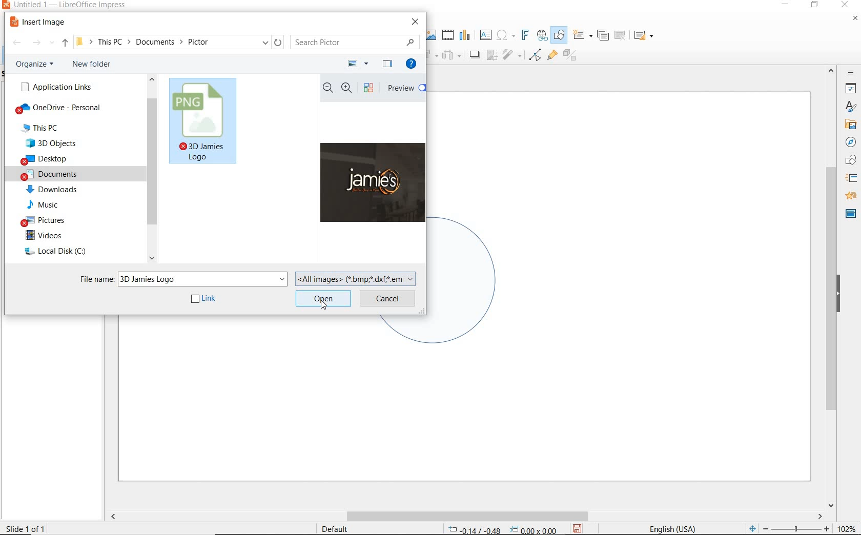 This screenshot has height=535, width=861. What do you see at coordinates (582, 35) in the screenshot?
I see `new slide` at bounding box center [582, 35].